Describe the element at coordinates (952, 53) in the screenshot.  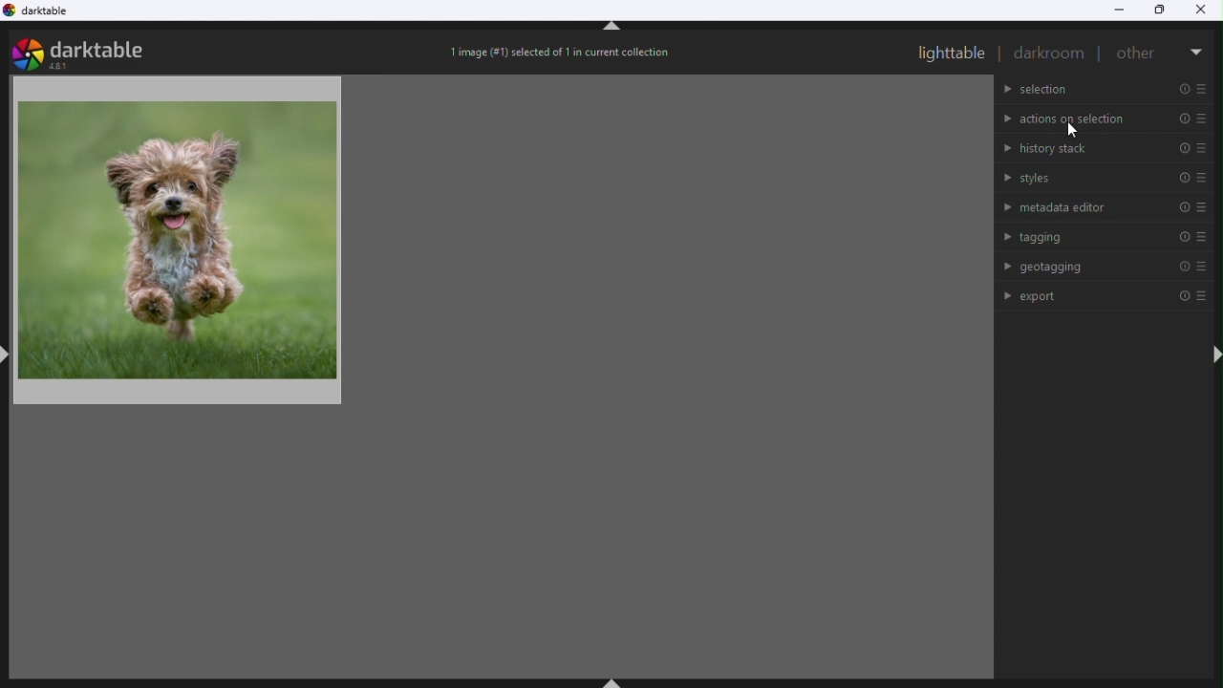
I see `Light table` at that location.